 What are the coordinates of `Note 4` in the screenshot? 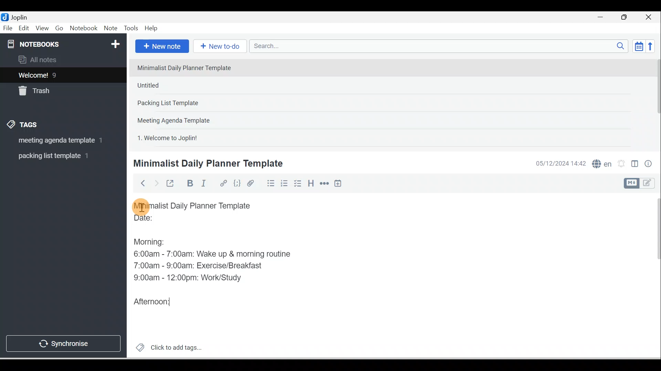 It's located at (183, 119).